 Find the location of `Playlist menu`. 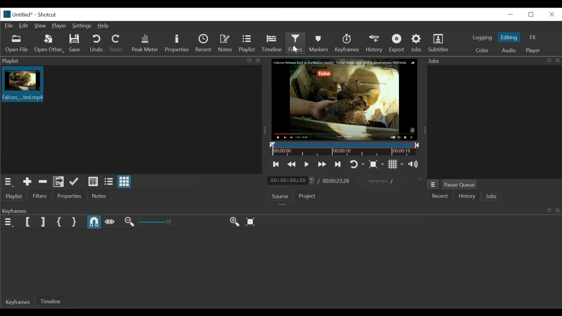

Playlist menu is located at coordinates (8, 182).